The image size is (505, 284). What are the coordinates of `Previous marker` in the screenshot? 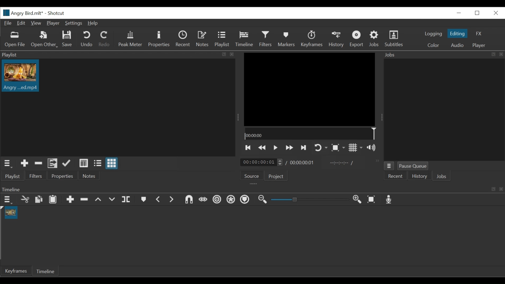 It's located at (158, 200).